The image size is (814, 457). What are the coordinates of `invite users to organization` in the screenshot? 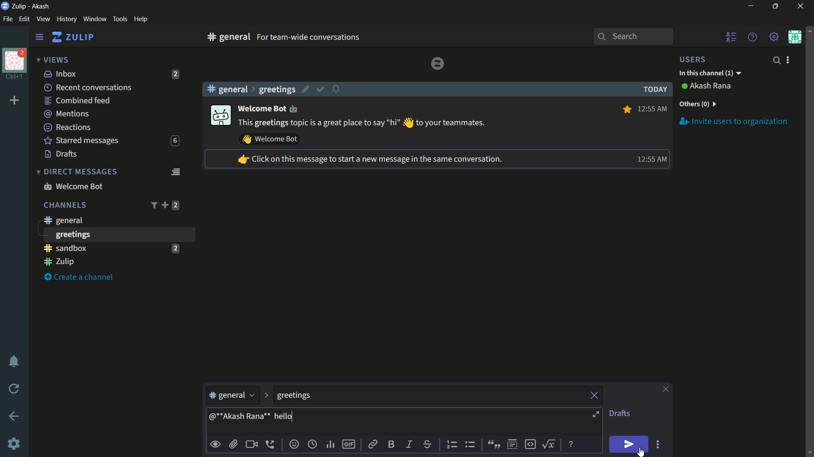 It's located at (734, 121).